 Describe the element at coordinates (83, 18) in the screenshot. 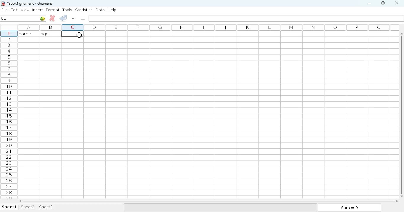

I see `enter formula` at that location.